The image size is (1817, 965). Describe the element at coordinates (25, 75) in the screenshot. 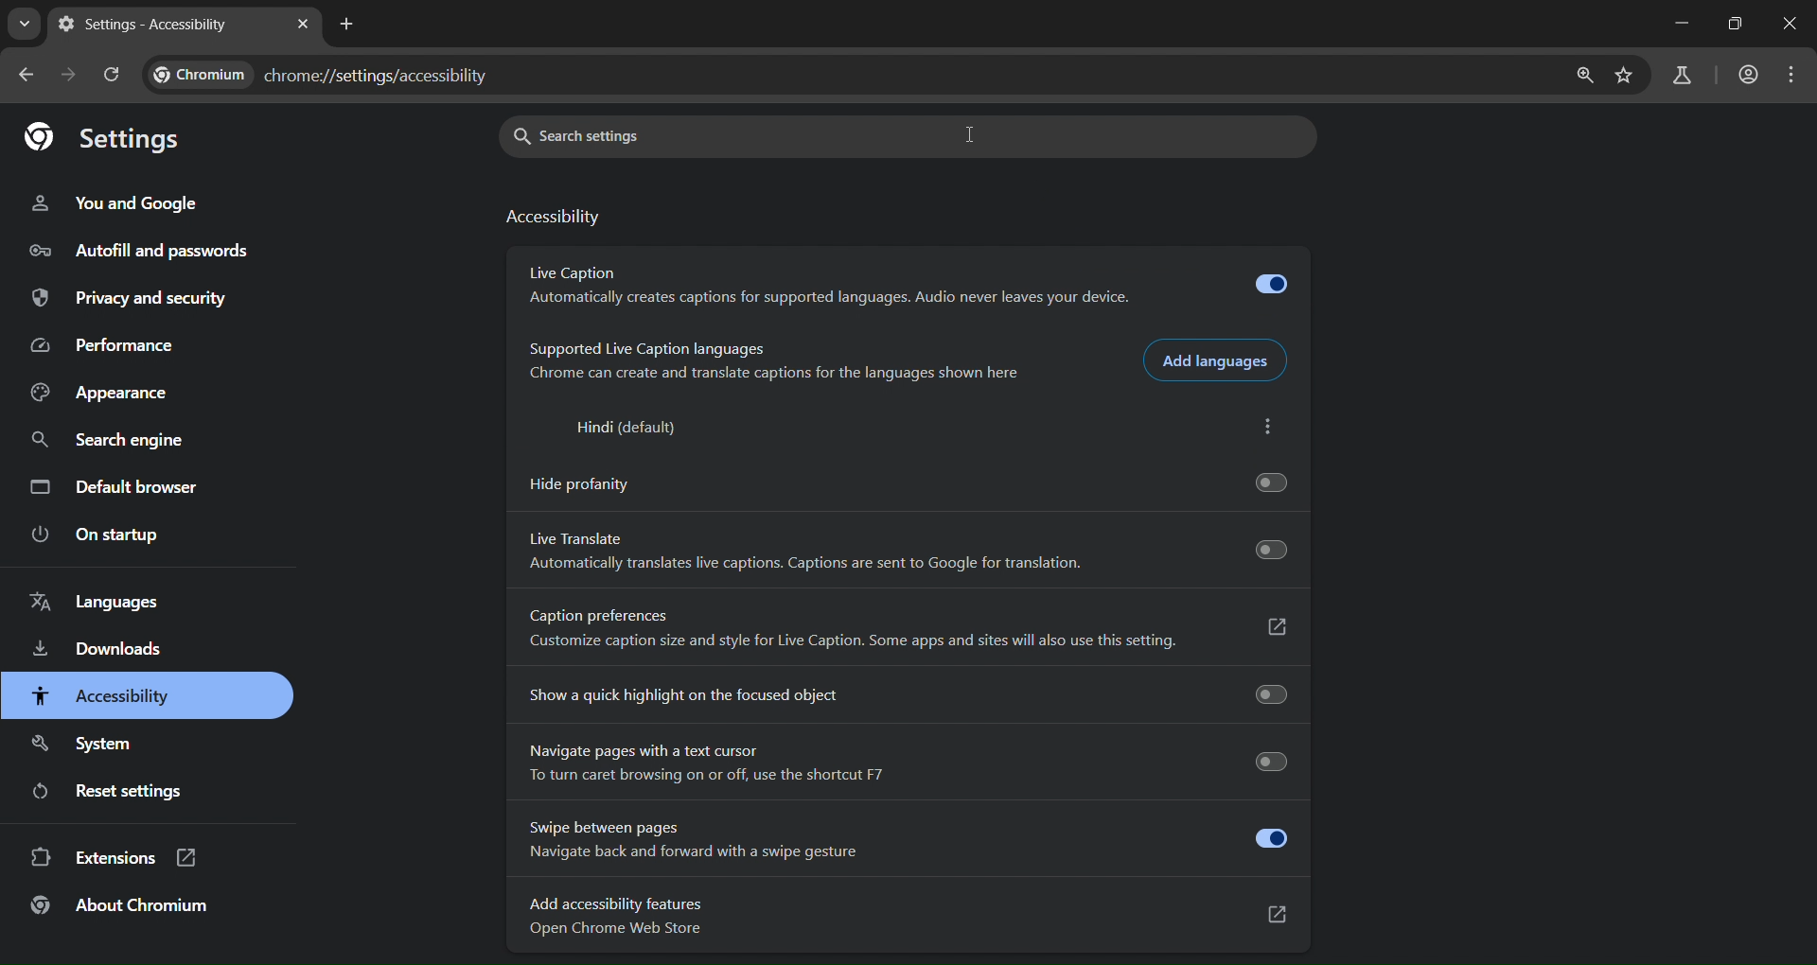

I see `go back one page` at that location.